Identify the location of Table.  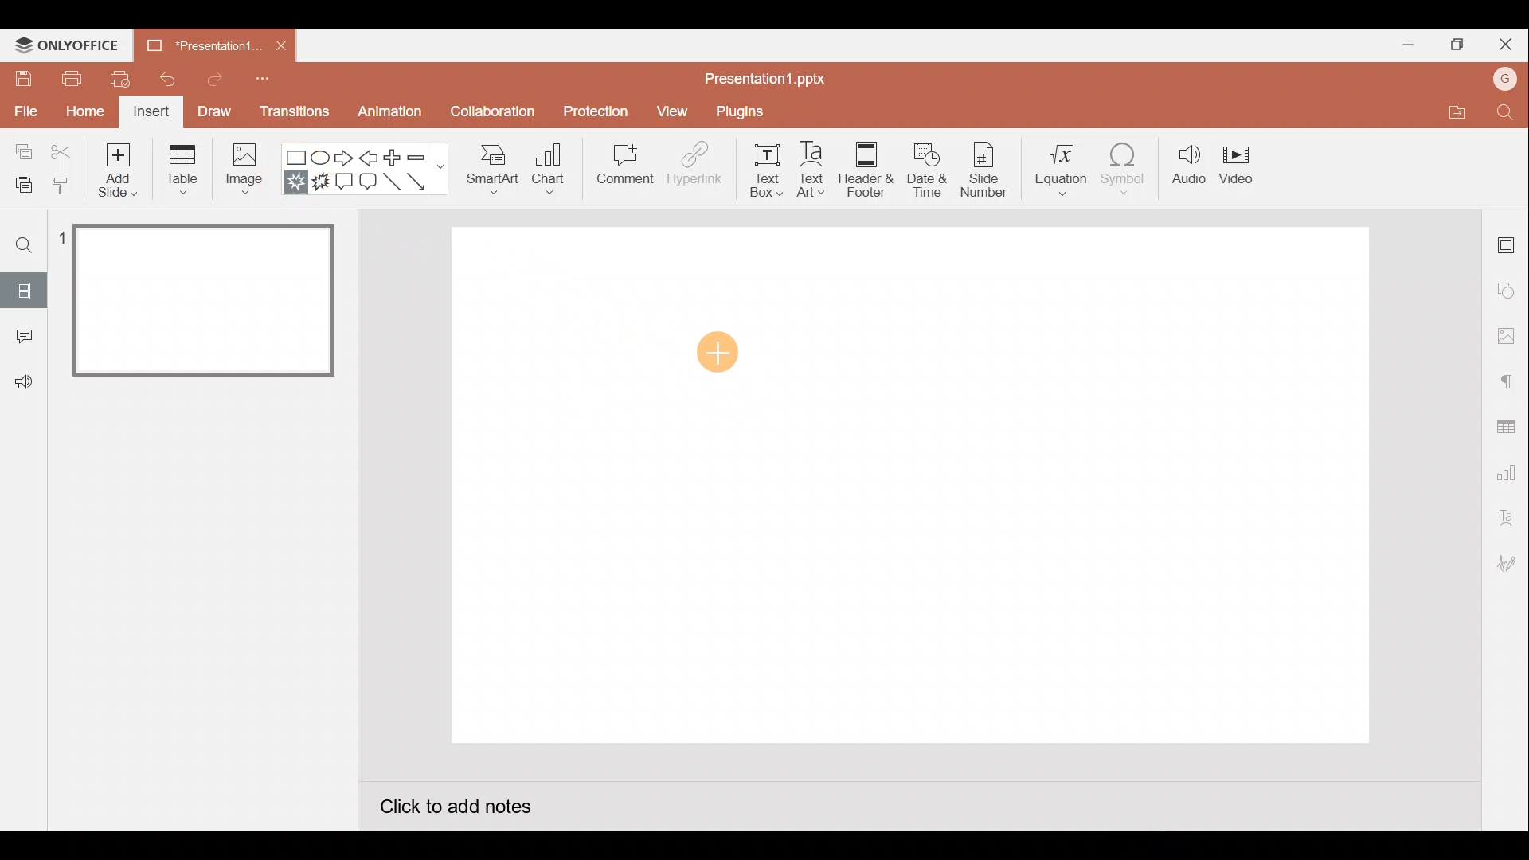
(180, 170).